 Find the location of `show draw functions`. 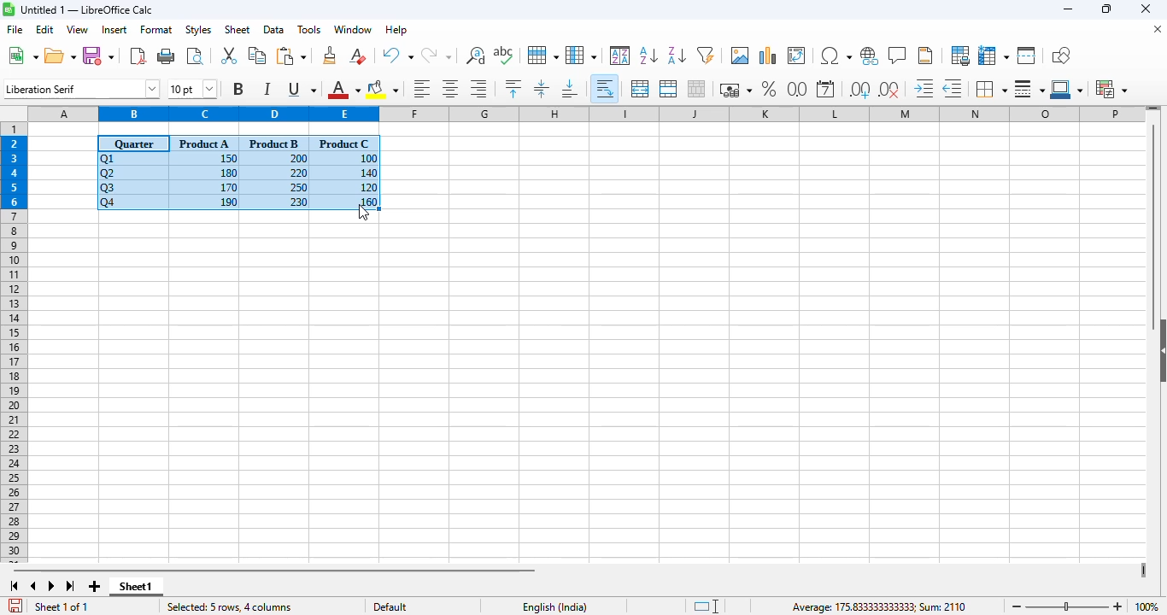

show draw functions is located at coordinates (1060, 55).